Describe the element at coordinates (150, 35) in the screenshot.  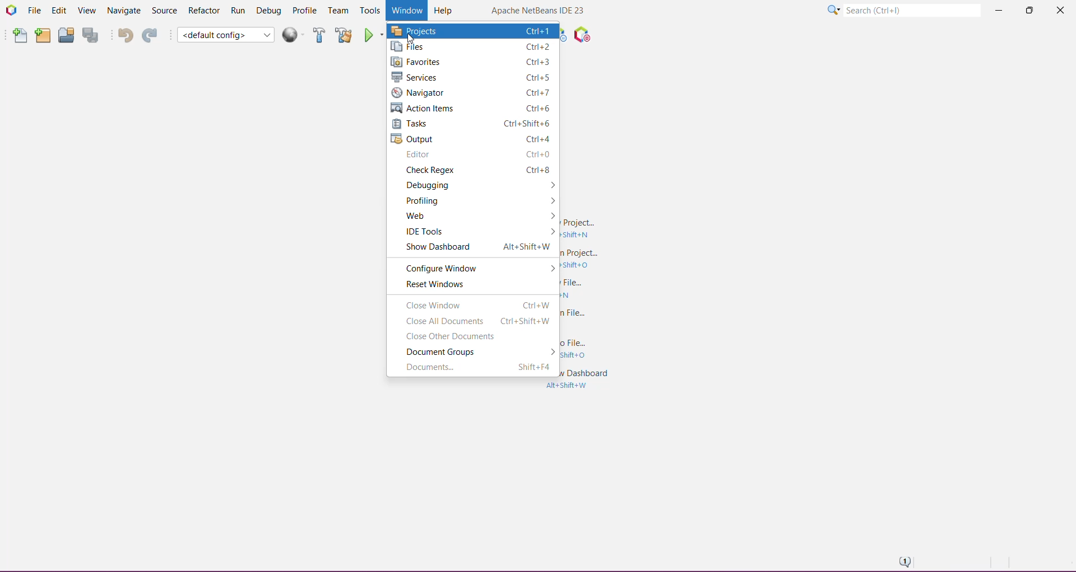
I see `Redo` at that location.